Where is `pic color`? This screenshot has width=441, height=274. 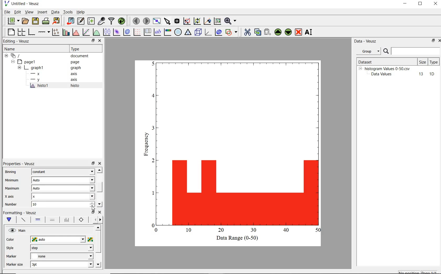 pic color is located at coordinates (90, 239).